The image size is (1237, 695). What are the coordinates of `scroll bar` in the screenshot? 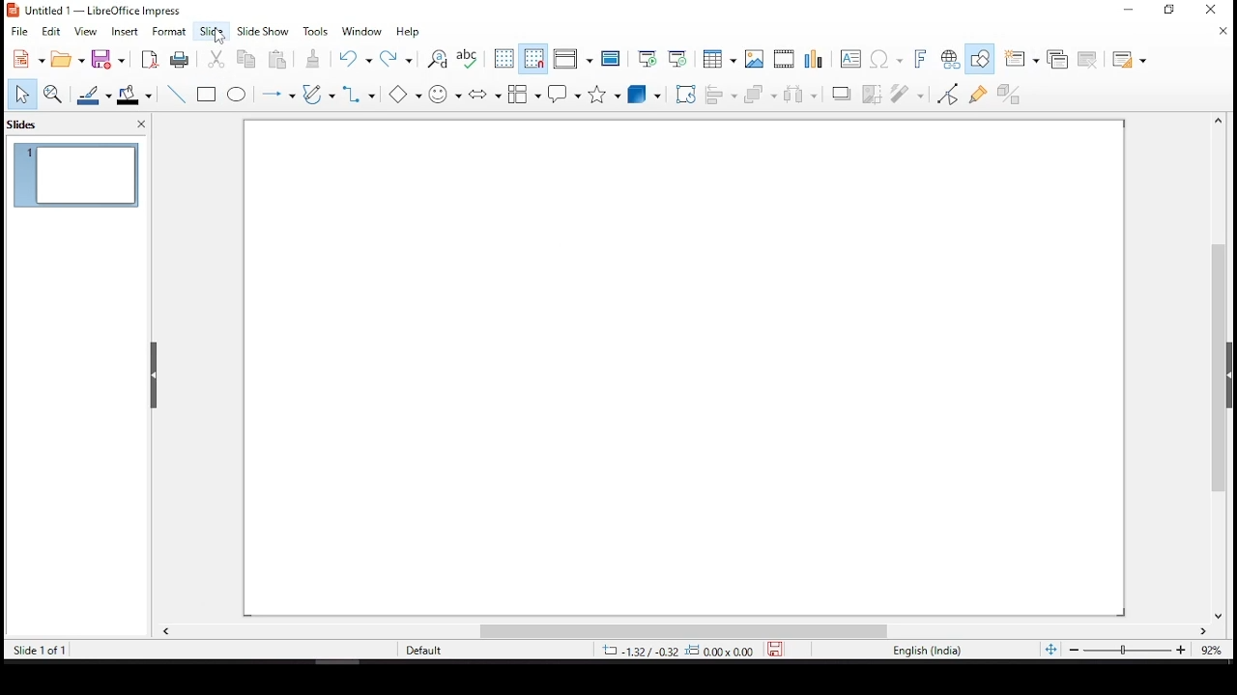 It's located at (697, 630).